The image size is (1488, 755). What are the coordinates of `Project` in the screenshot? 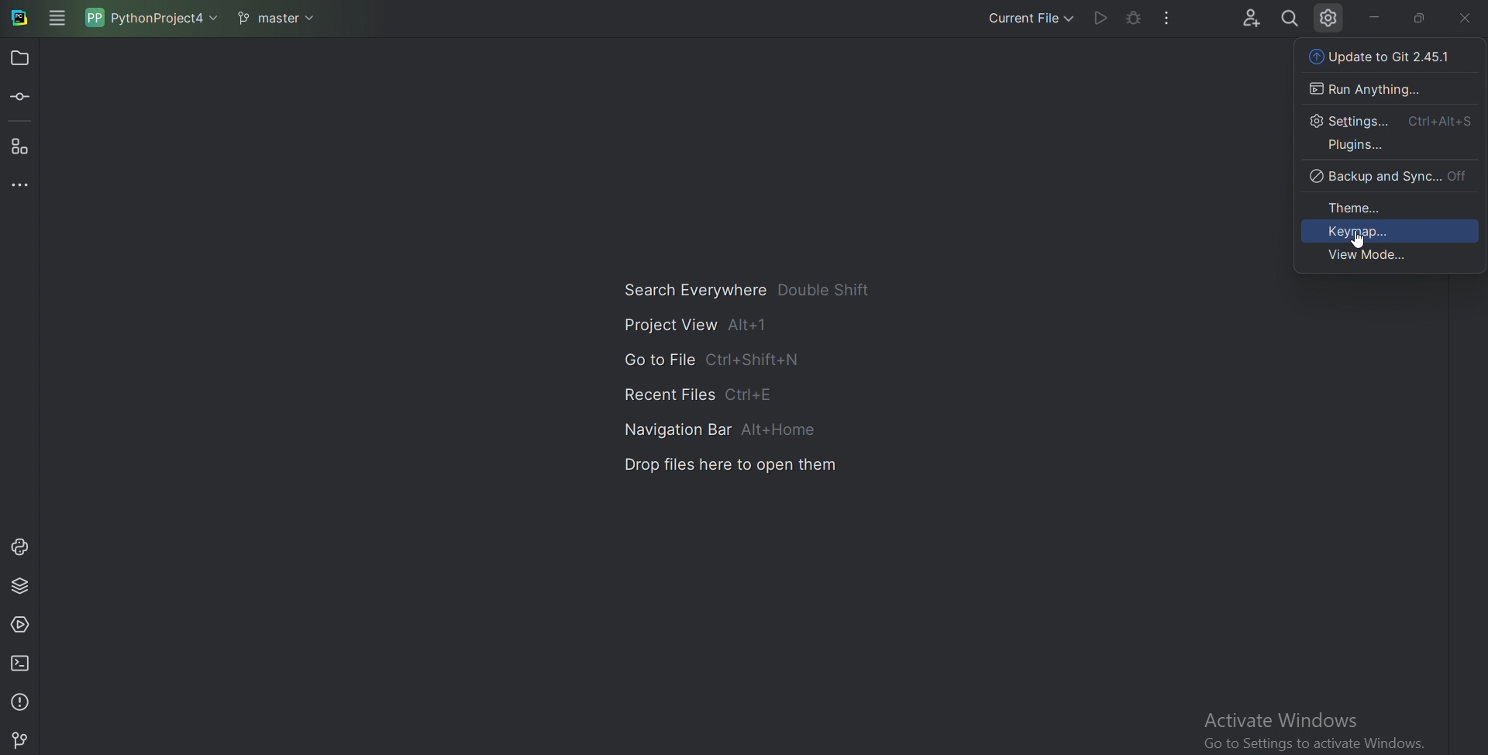 It's located at (22, 59).